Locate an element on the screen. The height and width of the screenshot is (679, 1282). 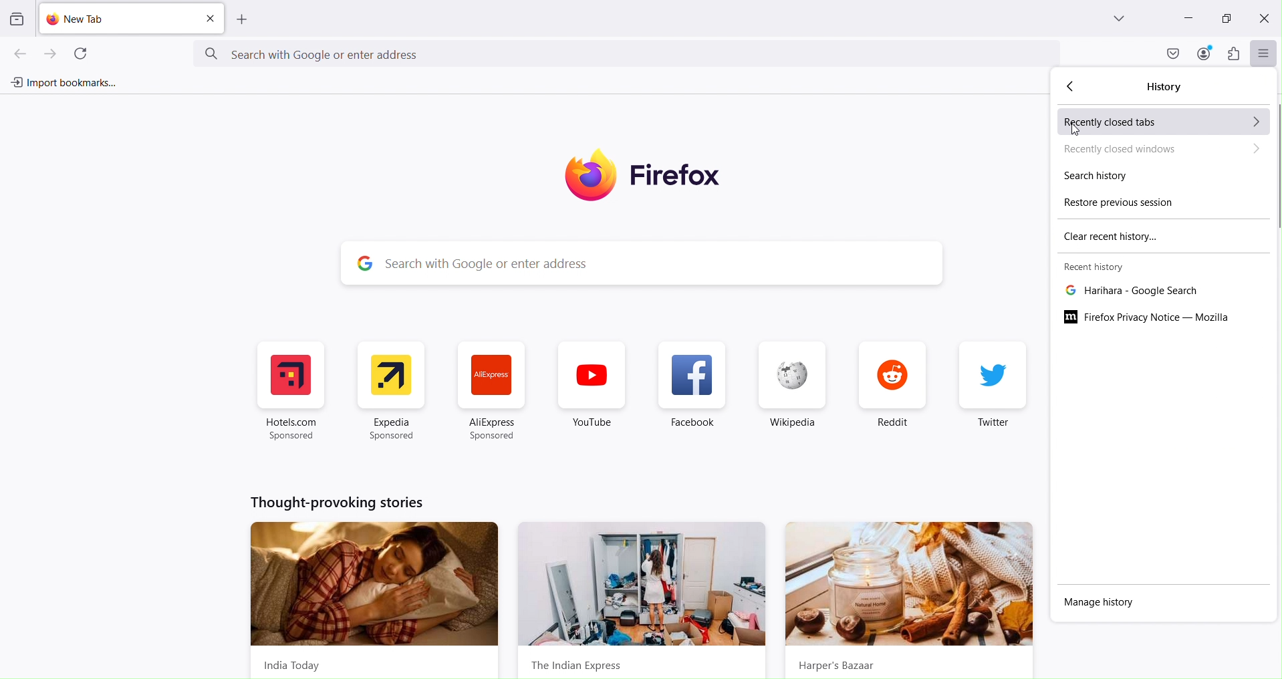
Search history is located at coordinates (1105, 177).